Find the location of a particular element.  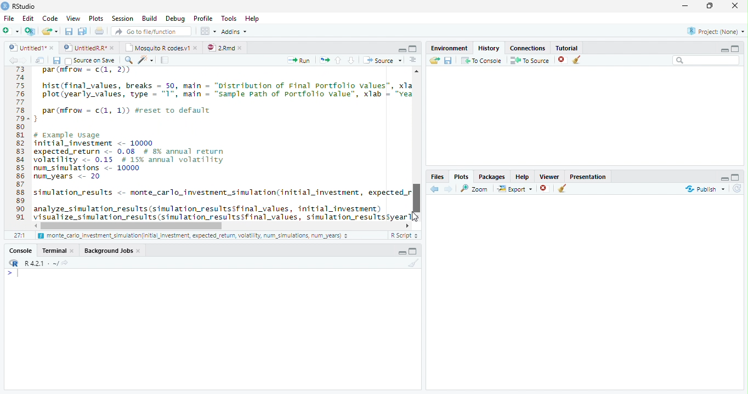

‘Connections is located at coordinates (526, 47).